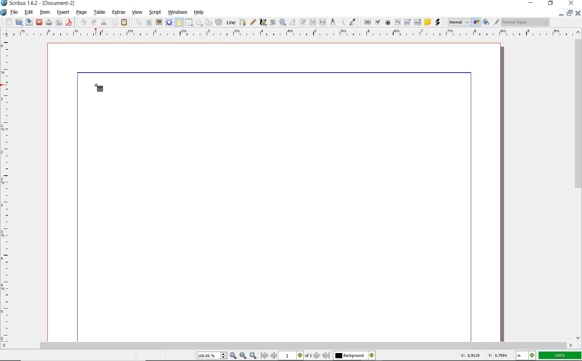 This screenshot has height=361, width=582. I want to click on spiral, so click(219, 22).